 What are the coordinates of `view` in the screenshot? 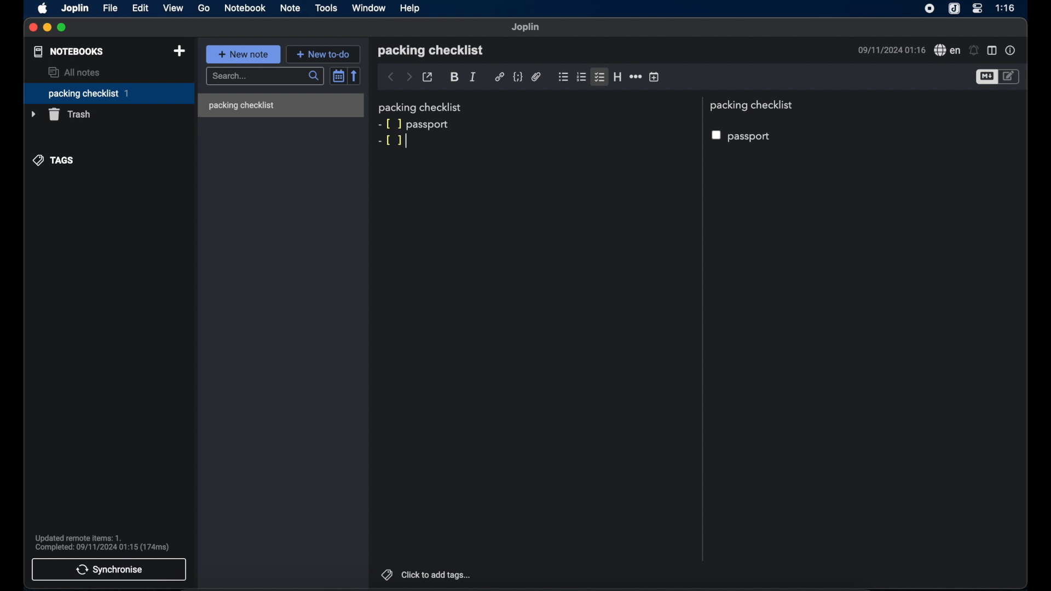 It's located at (174, 8).